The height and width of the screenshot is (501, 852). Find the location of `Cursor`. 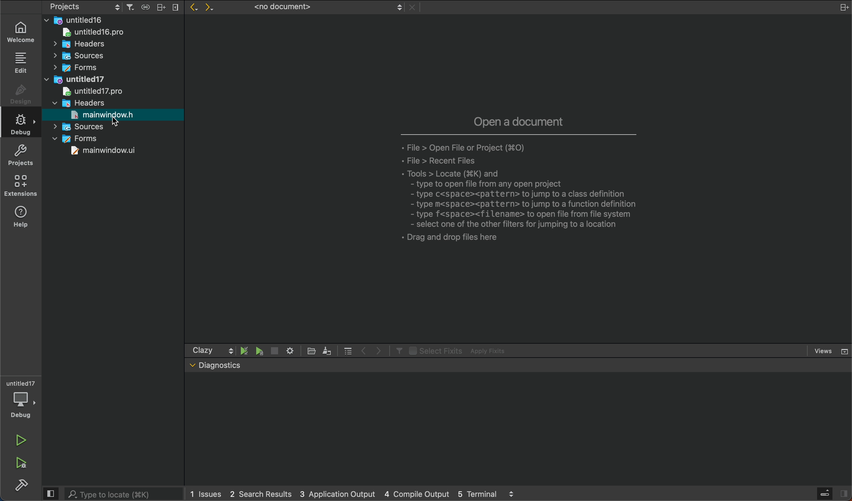

Cursor is located at coordinates (117, 122).